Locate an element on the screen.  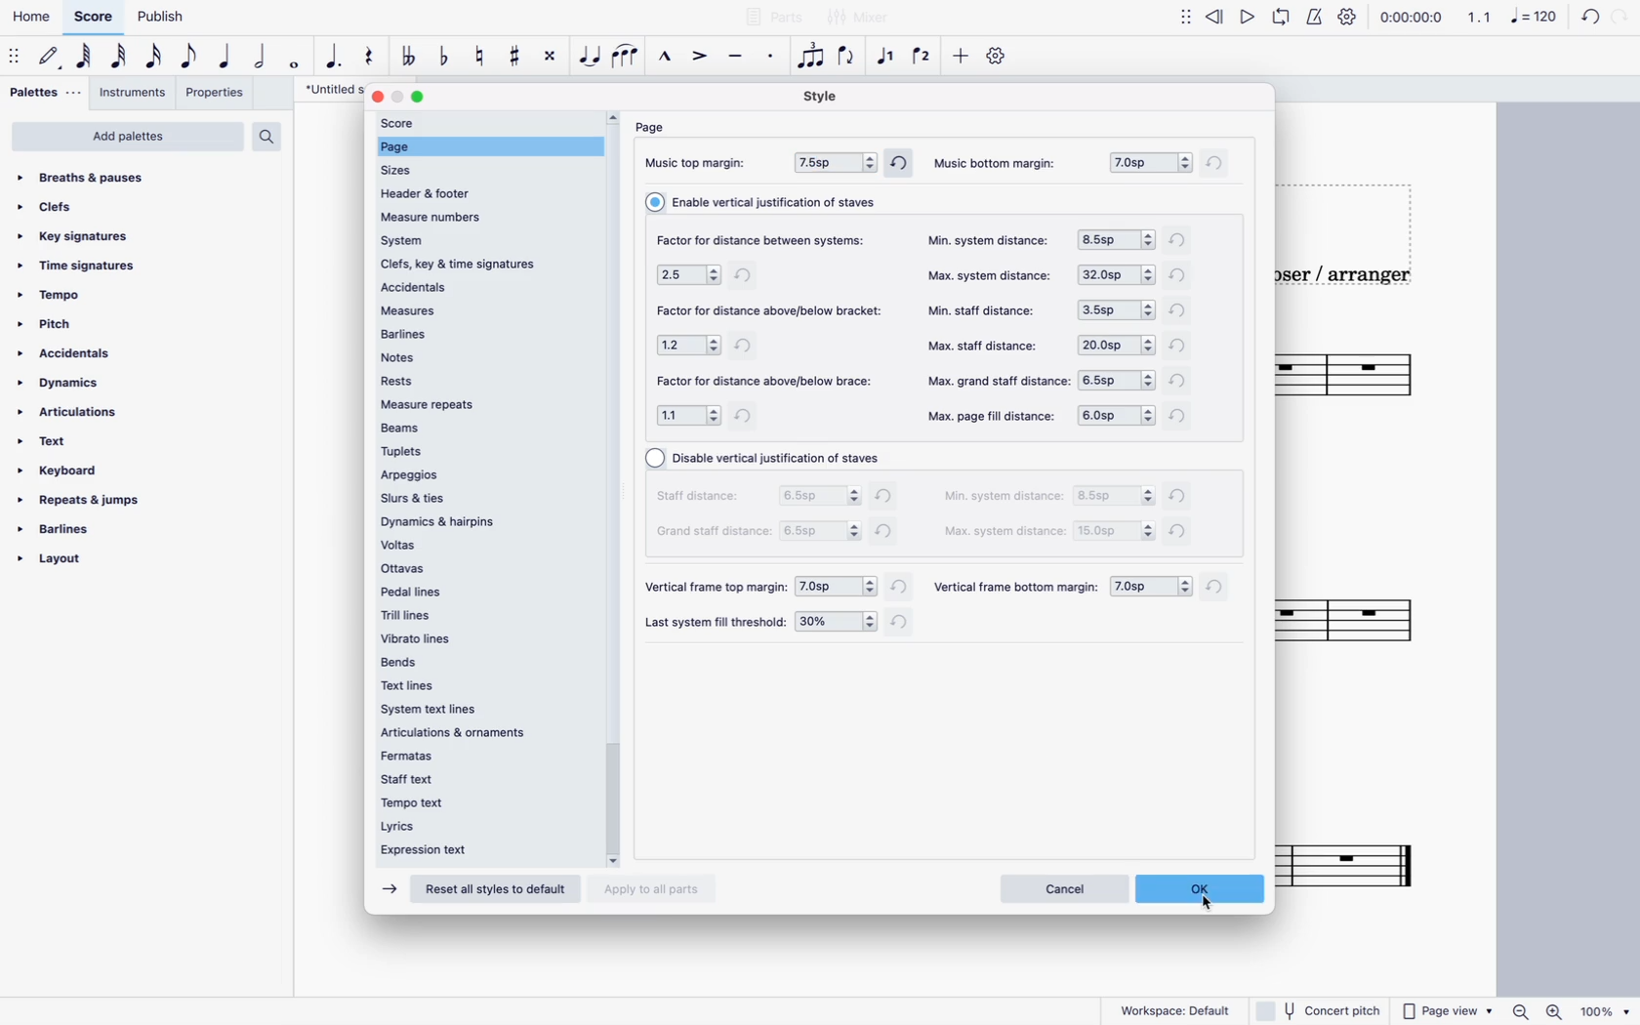
apply to all parts is located at coordinates (655, 887).